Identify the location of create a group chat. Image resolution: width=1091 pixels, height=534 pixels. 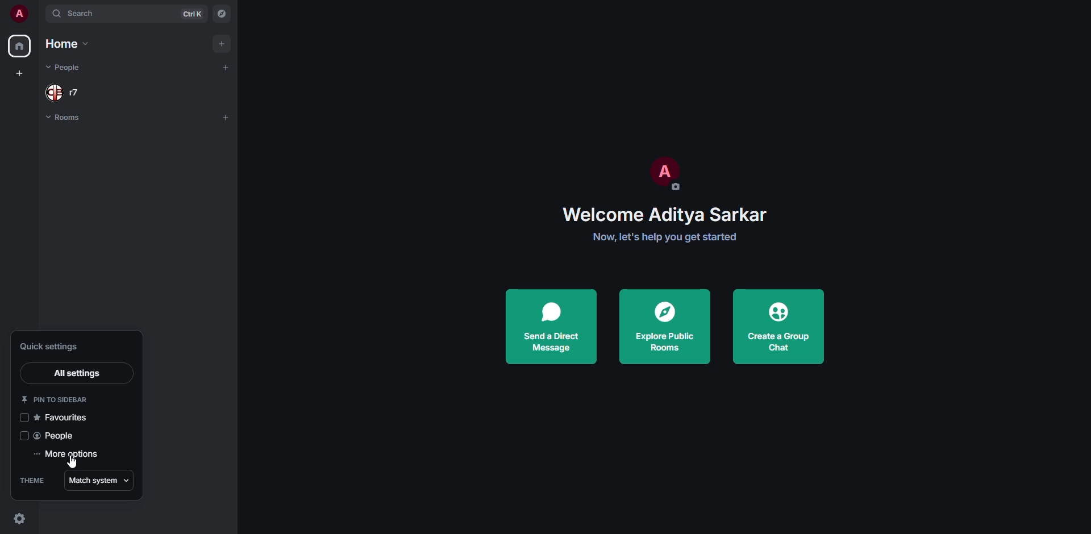
(782, 326).